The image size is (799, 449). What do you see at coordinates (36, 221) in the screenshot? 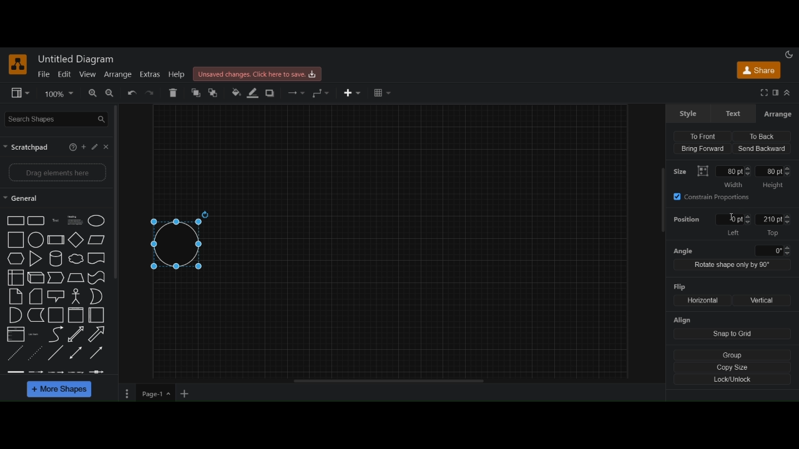
I see `rectangle` at bounding box center [36, 221].